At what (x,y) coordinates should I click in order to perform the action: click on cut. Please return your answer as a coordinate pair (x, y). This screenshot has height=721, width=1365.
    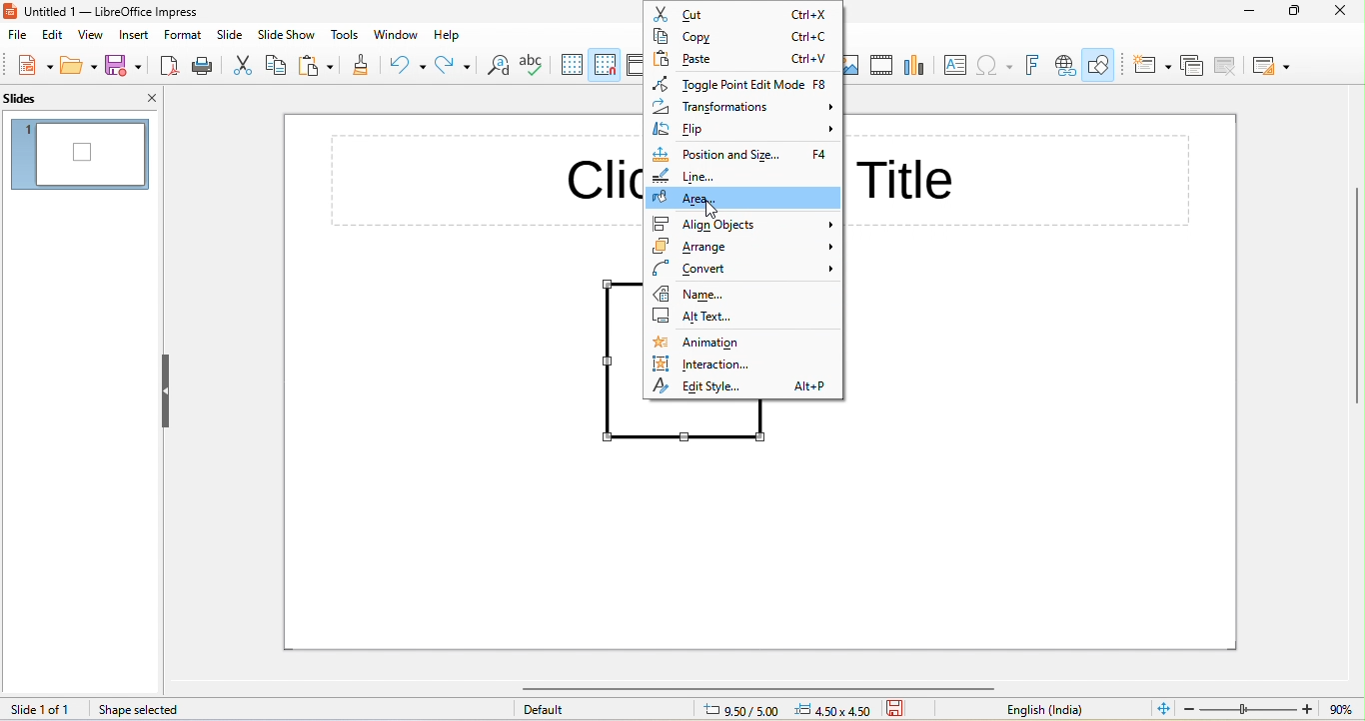
    Looking at the image, I should click on (698, 13).